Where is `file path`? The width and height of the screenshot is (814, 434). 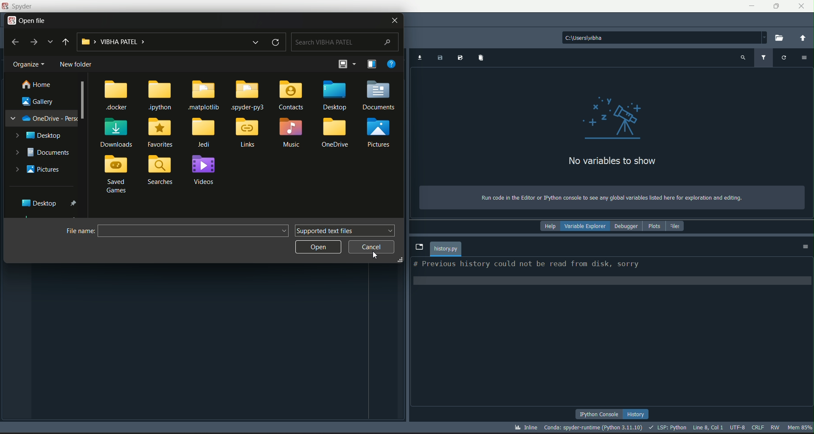
file path is located at coordinates (157, 42).